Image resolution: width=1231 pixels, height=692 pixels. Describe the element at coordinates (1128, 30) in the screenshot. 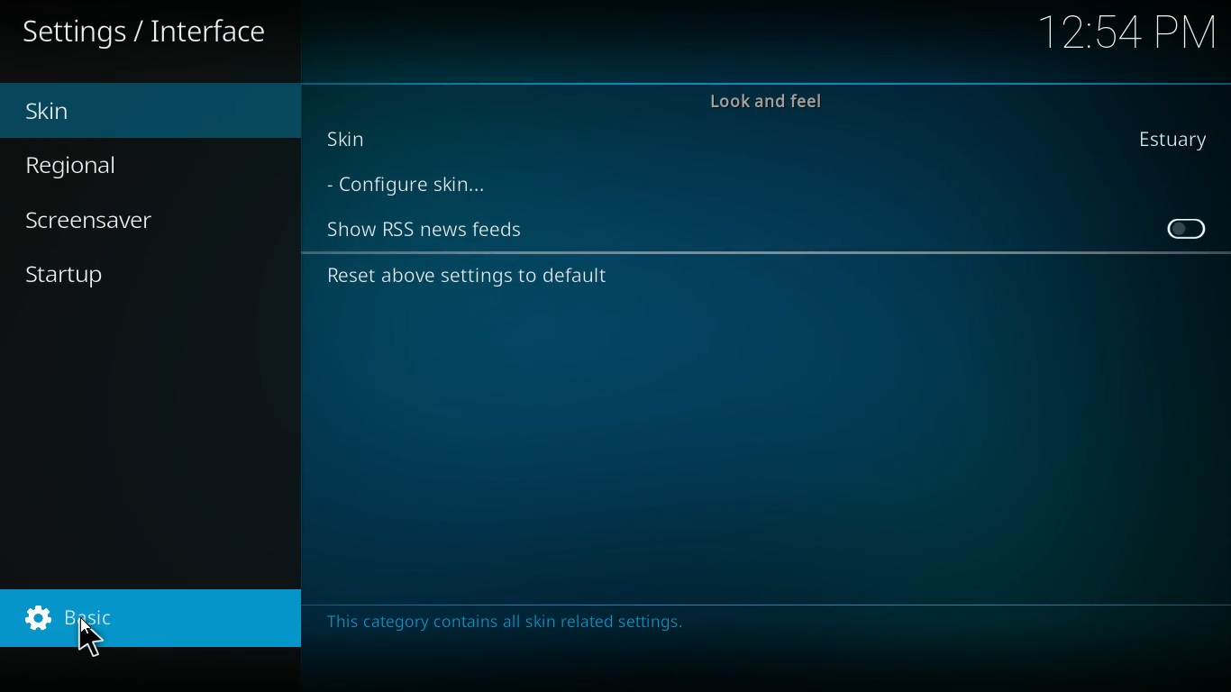

I see `time` at that location.